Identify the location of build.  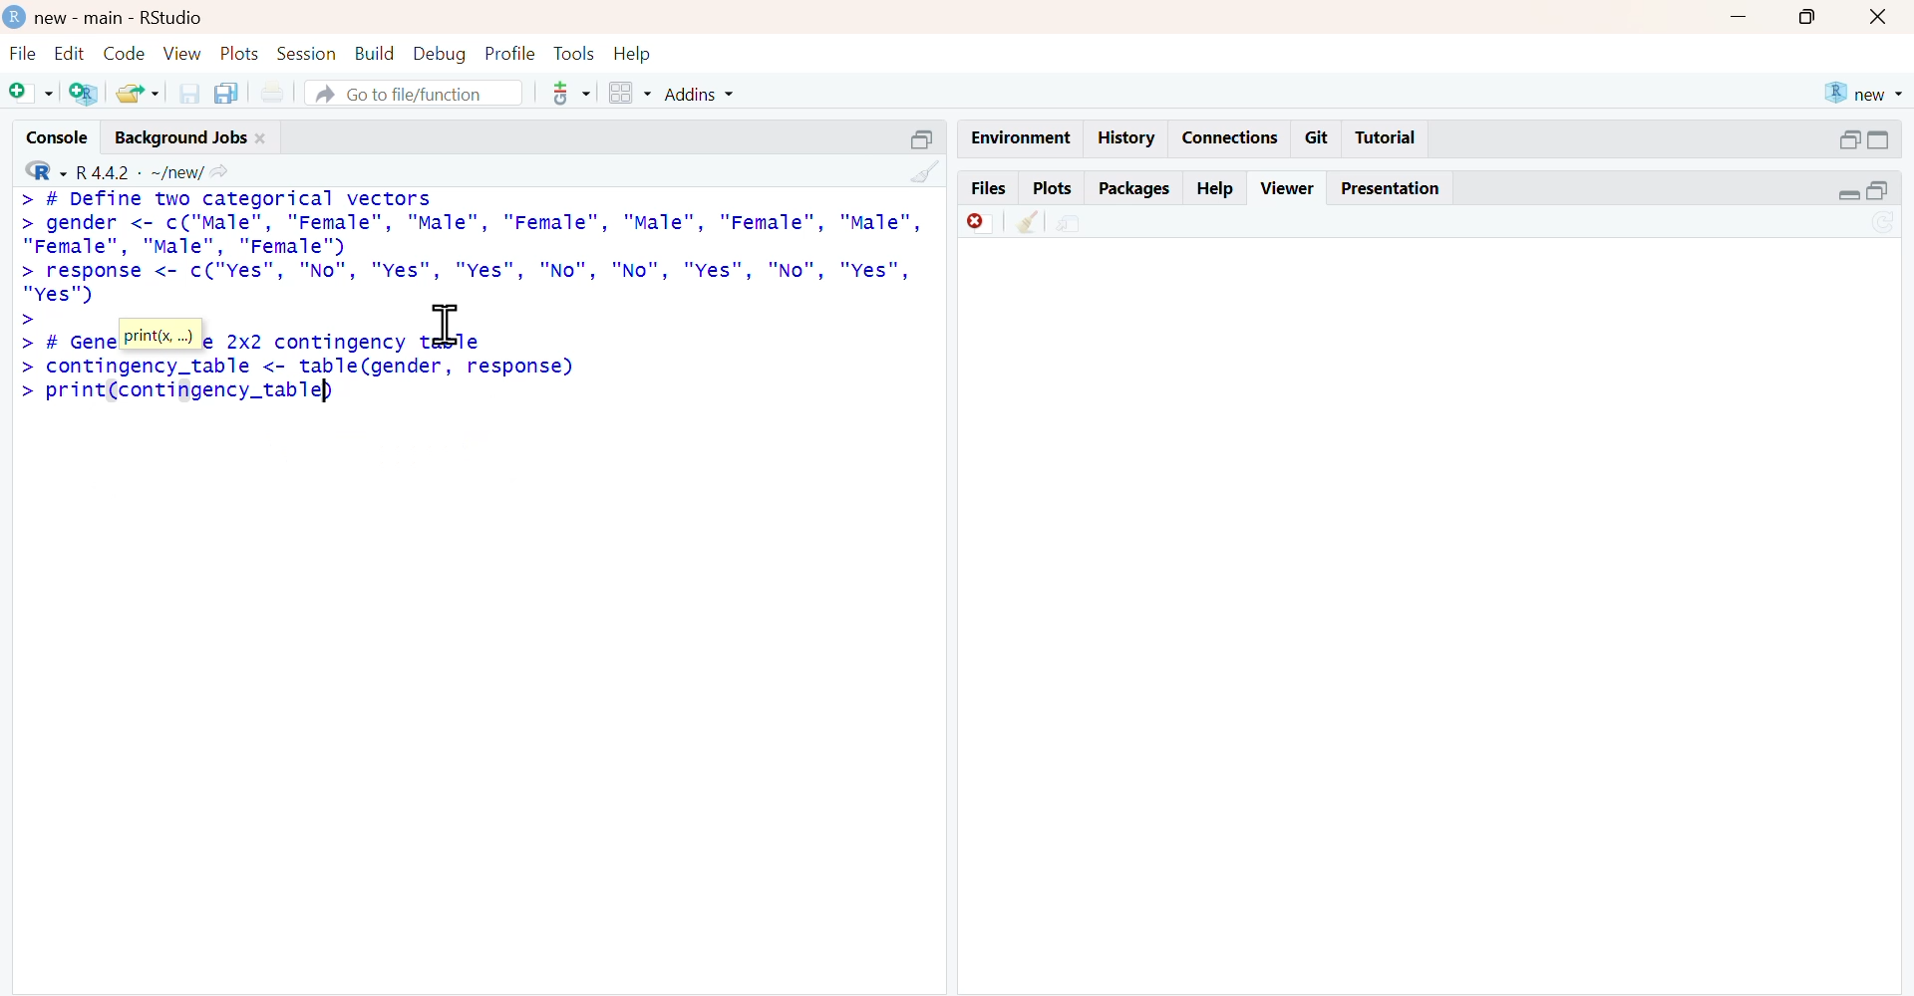
(376, 53).